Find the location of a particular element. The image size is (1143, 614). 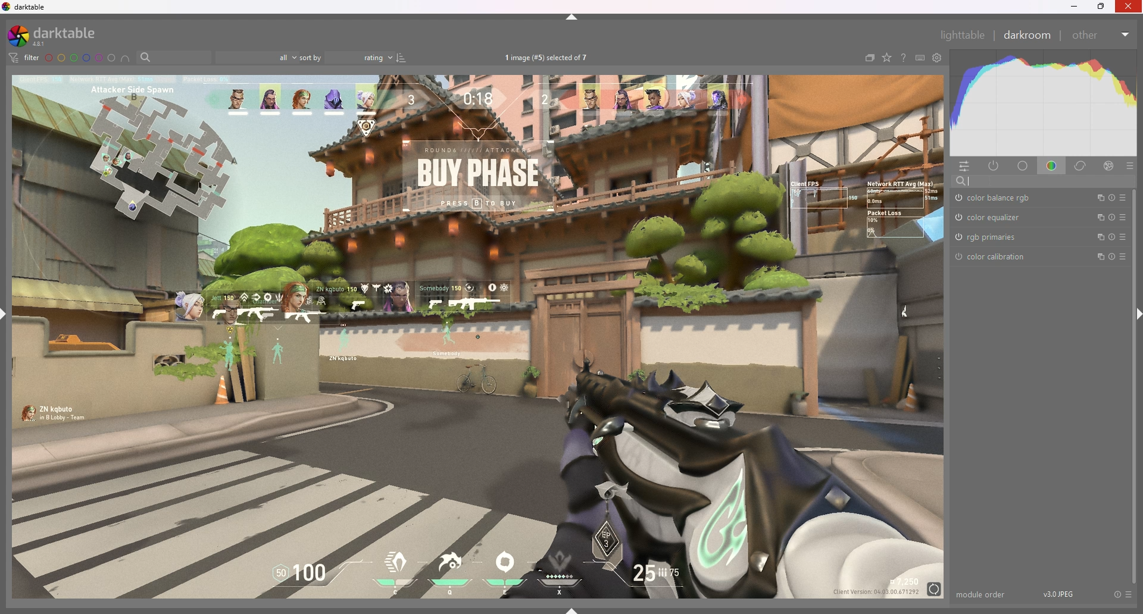

image is located at coordinates (479, 336).